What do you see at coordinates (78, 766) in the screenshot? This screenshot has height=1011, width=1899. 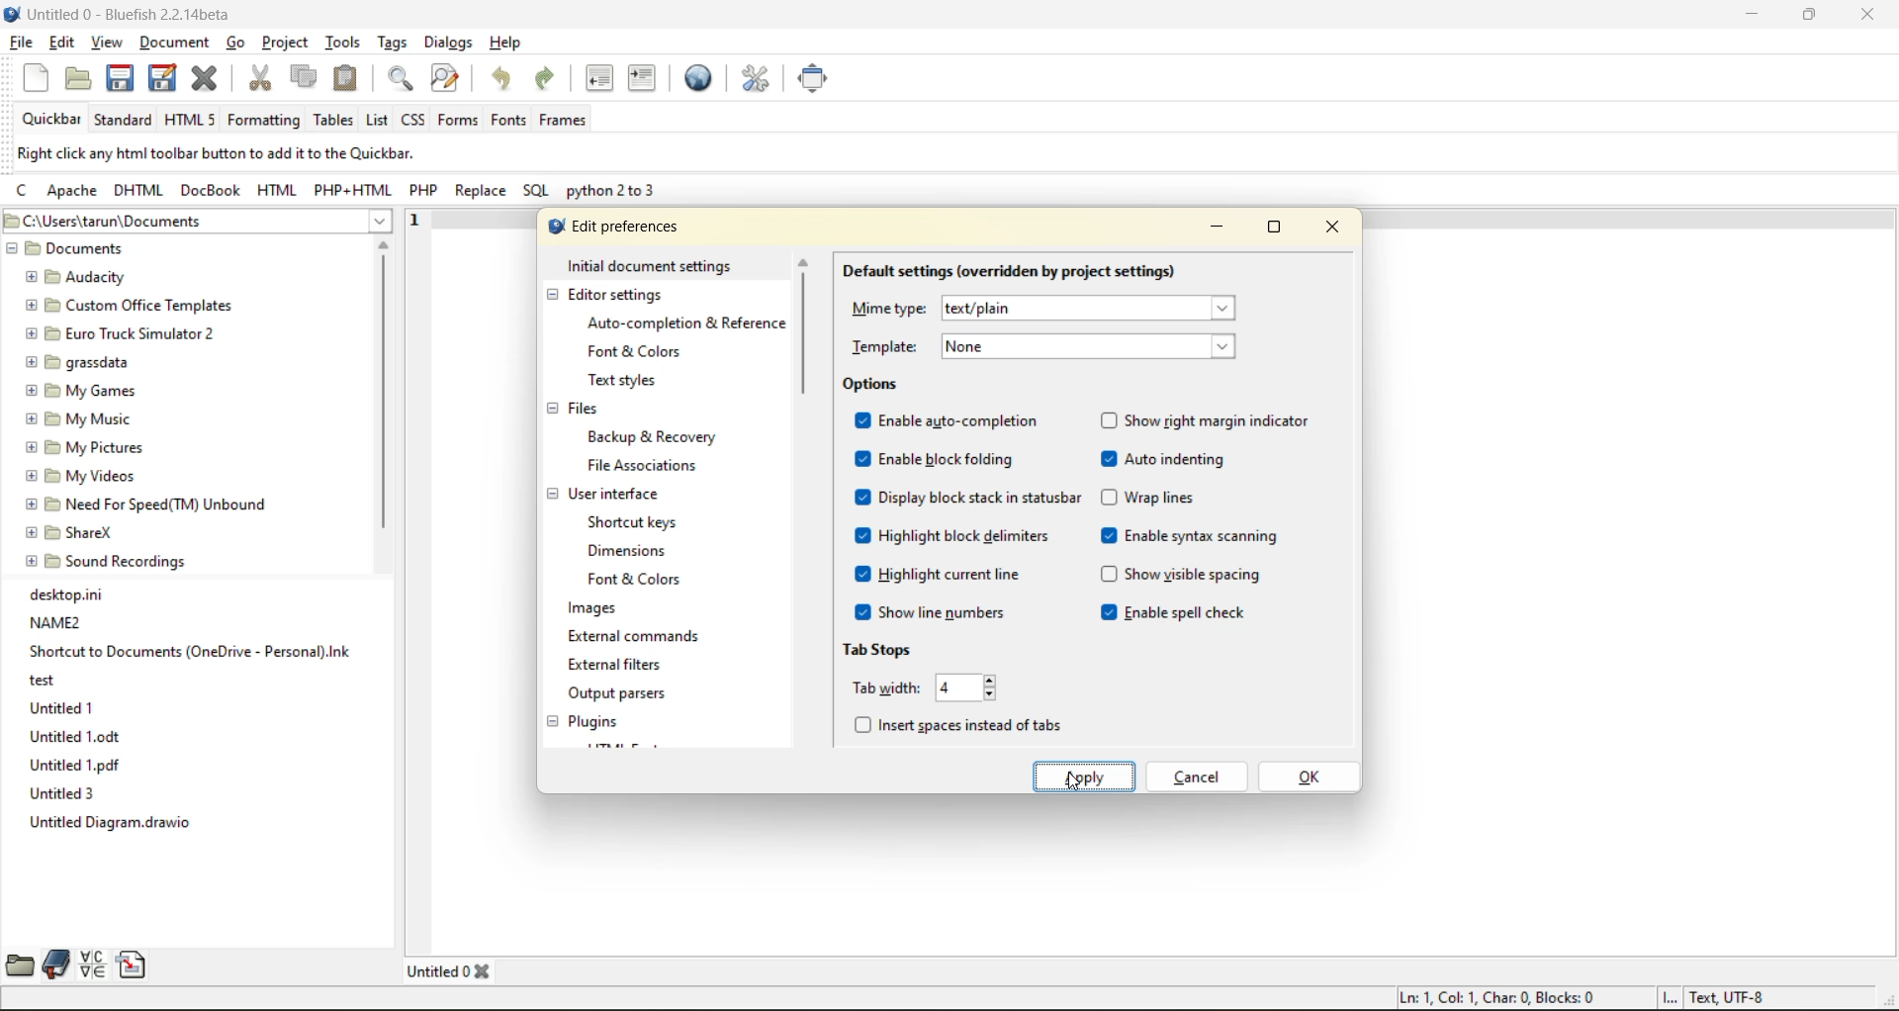 I see `Untitled 1.pdf` at bounding box center [78, 766].